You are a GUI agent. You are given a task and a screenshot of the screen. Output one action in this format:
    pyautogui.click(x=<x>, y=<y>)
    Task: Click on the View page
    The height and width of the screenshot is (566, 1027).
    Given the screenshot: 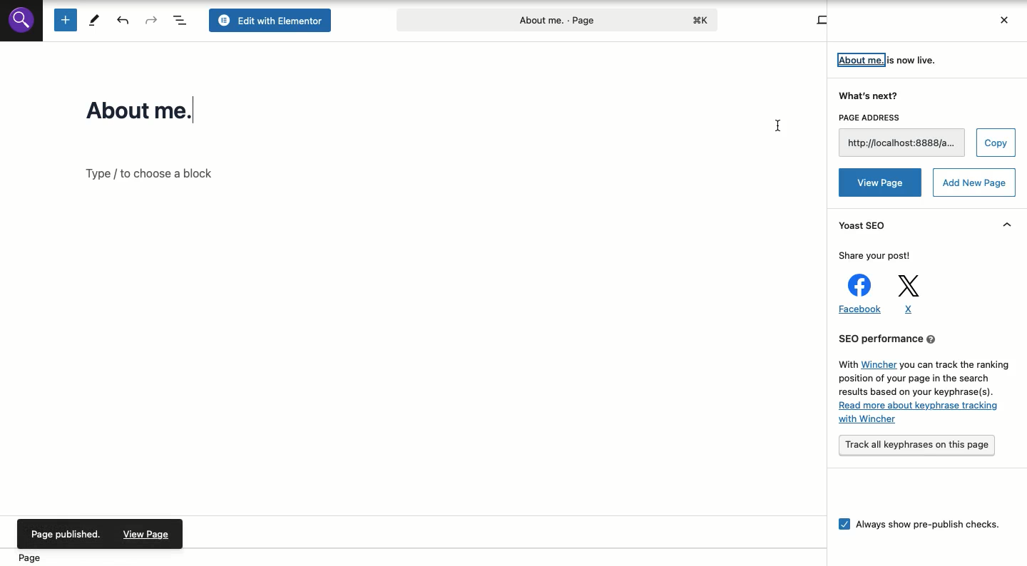 What is the action you would take?
    pyautogui.click(x=879, y=182)
    